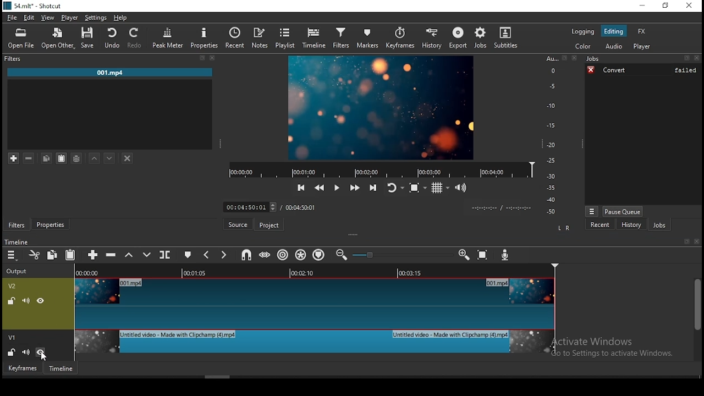 This screenshot has width=704, height=396. What do you see at coordinates (137, 38) in the screenshot?
I see `redo` at bounding box center [137, 38].